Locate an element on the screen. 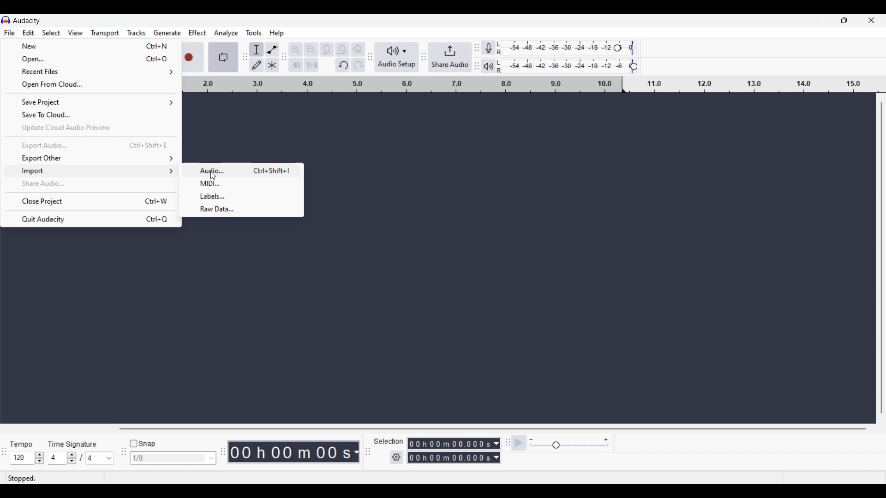 The height and width of the screenshot is (498, 886). Tools menu is located at coordinates (254, 33).